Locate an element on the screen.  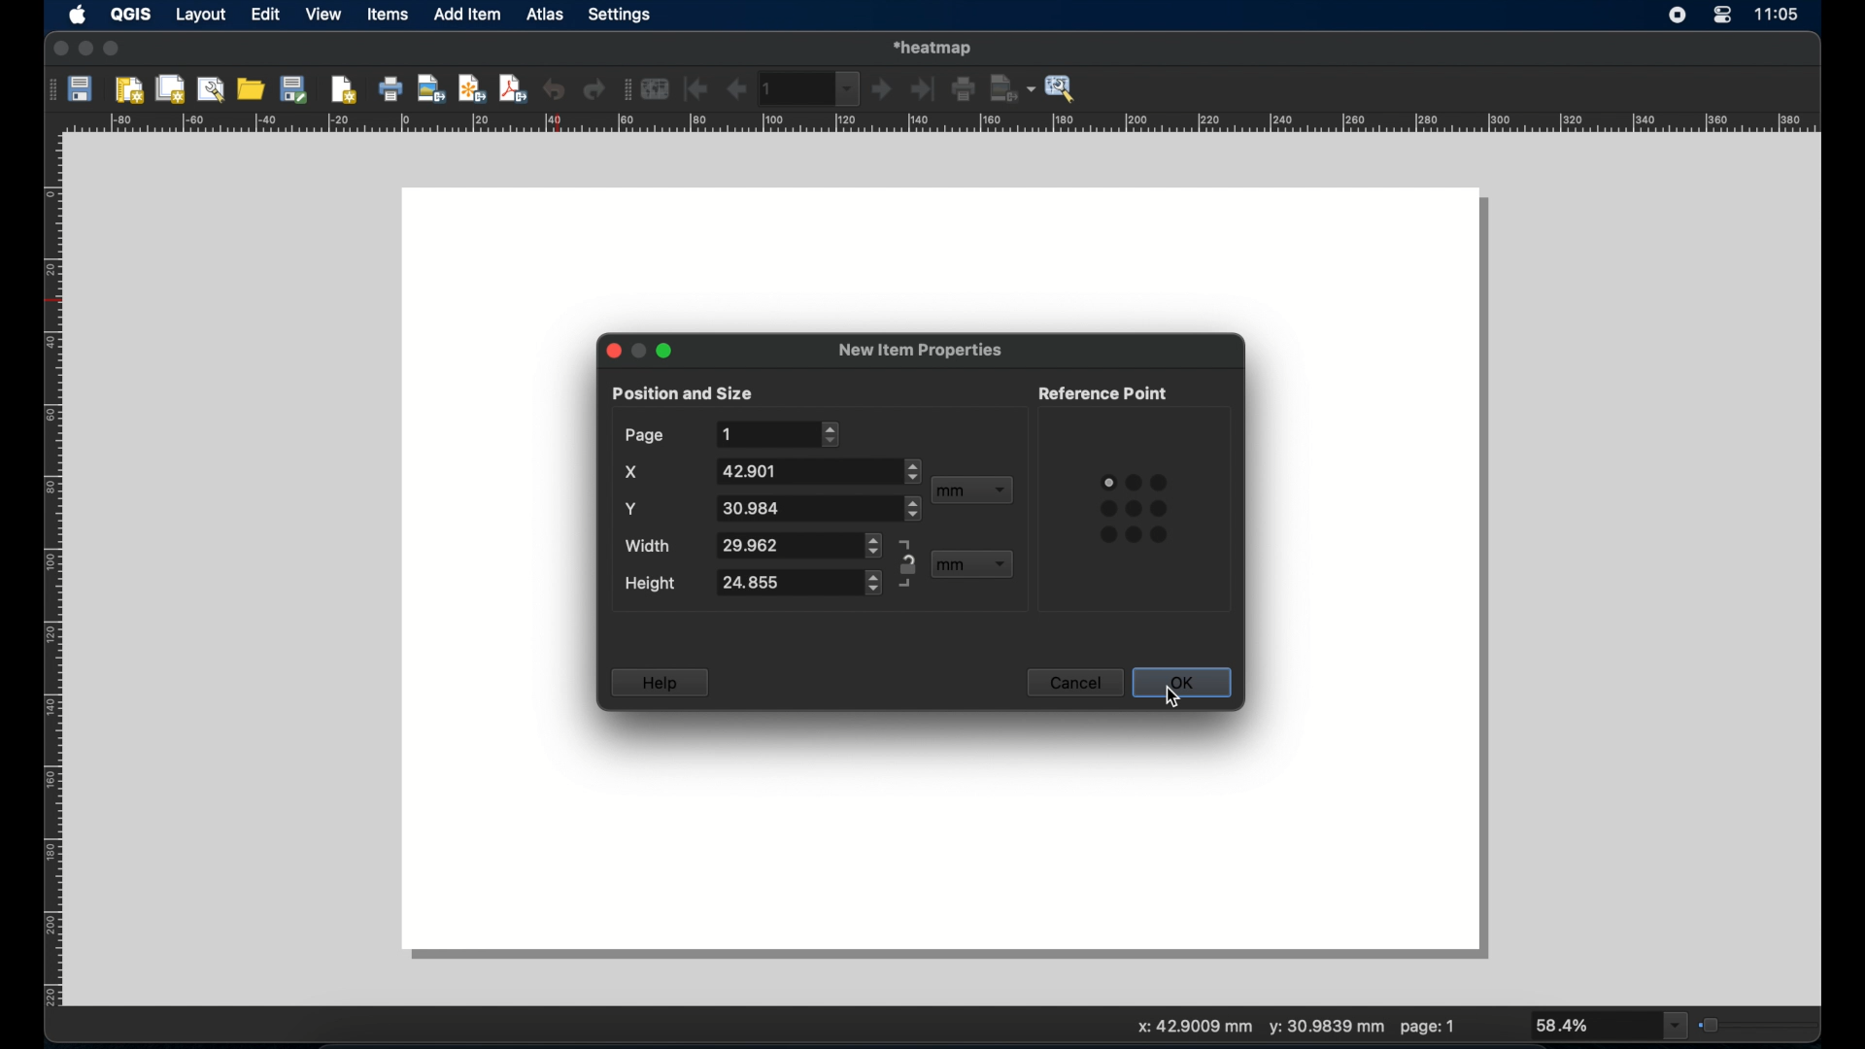
inactive minimize button is located at coordinates (638, 354).